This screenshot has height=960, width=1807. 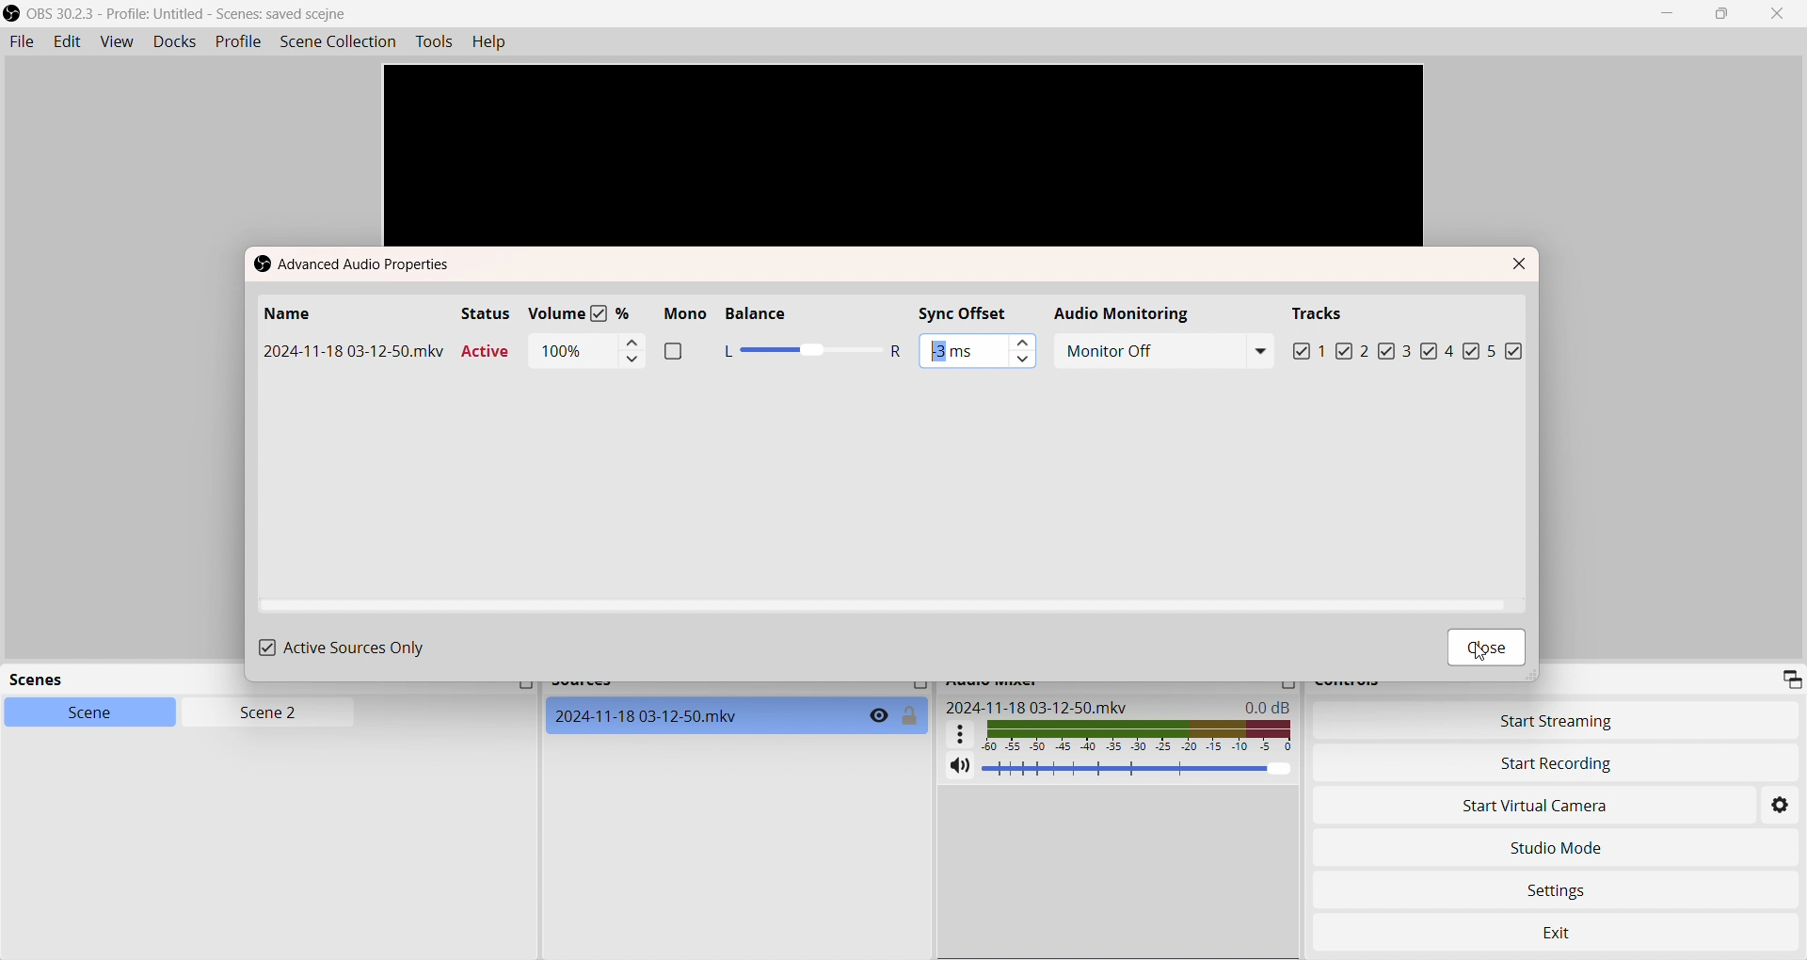 What do you see at coordinates (812, 352) in the screenshot?
I see `Slider` at bounding box center [812, 352].